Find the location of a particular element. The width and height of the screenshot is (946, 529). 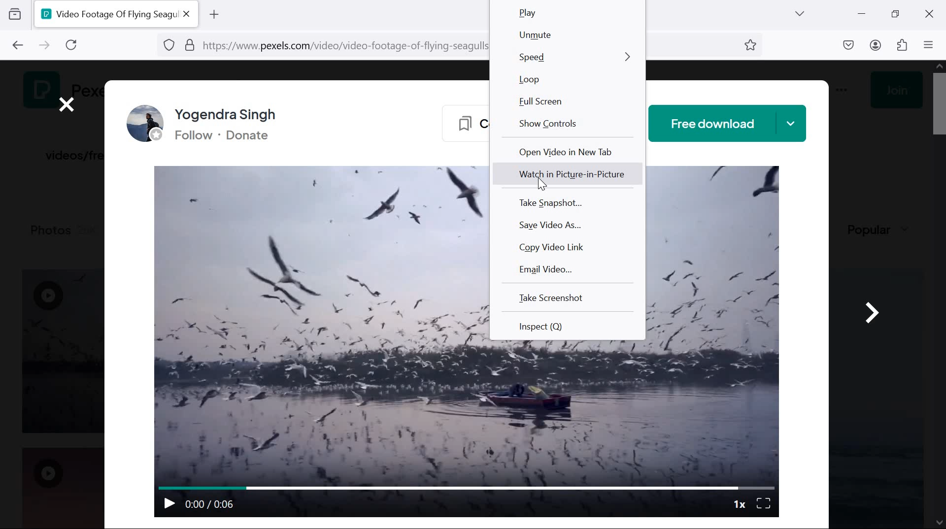

go next is located at coordinates (871, 309).